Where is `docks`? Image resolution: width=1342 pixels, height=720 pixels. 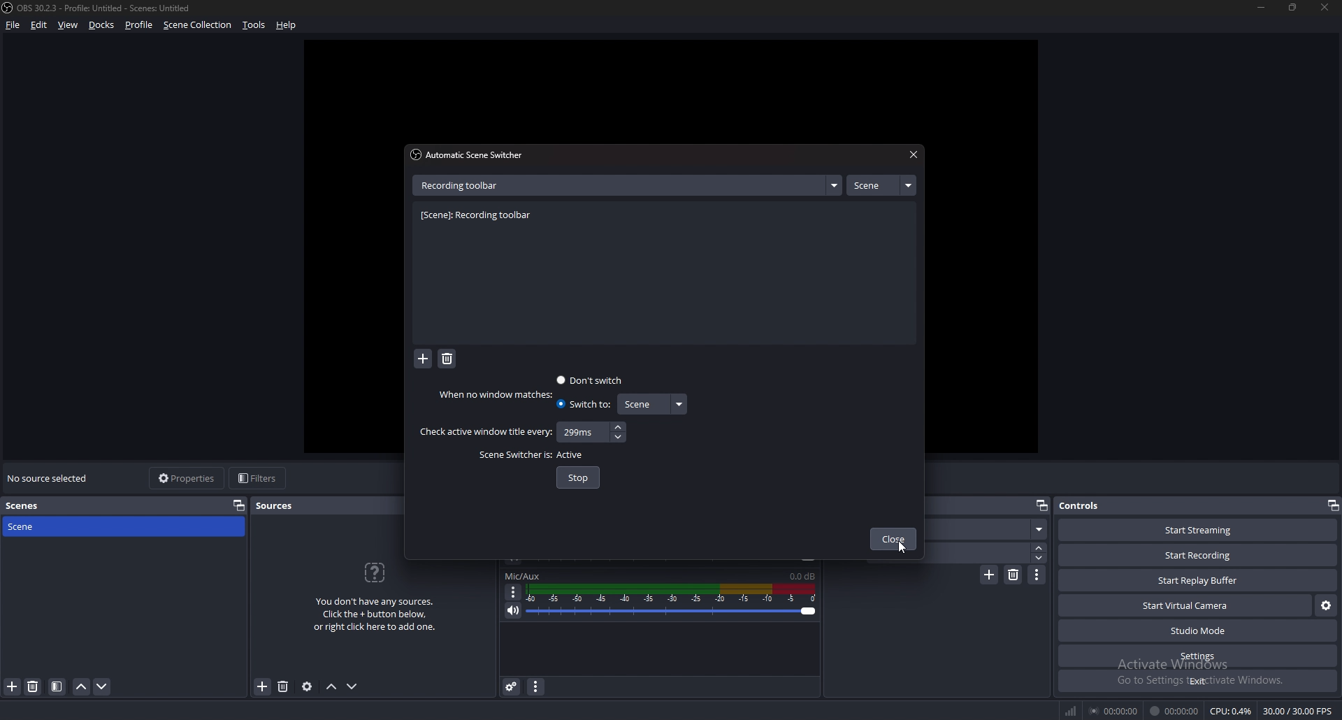 docks is located at coordinates (102, 25).